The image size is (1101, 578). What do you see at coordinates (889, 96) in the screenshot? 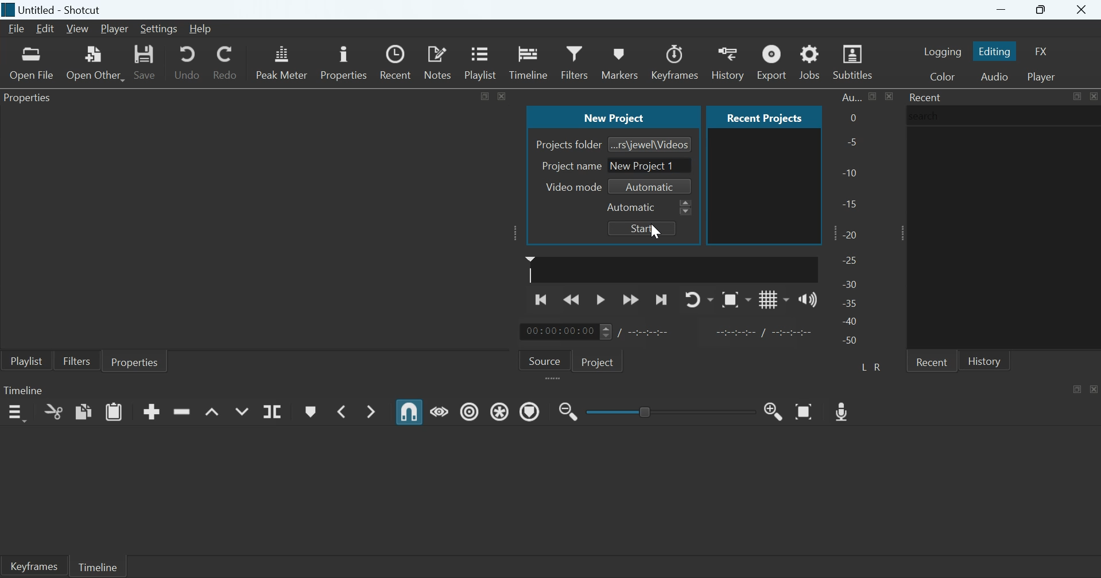
I see `close` at bounding box center [889, 96].